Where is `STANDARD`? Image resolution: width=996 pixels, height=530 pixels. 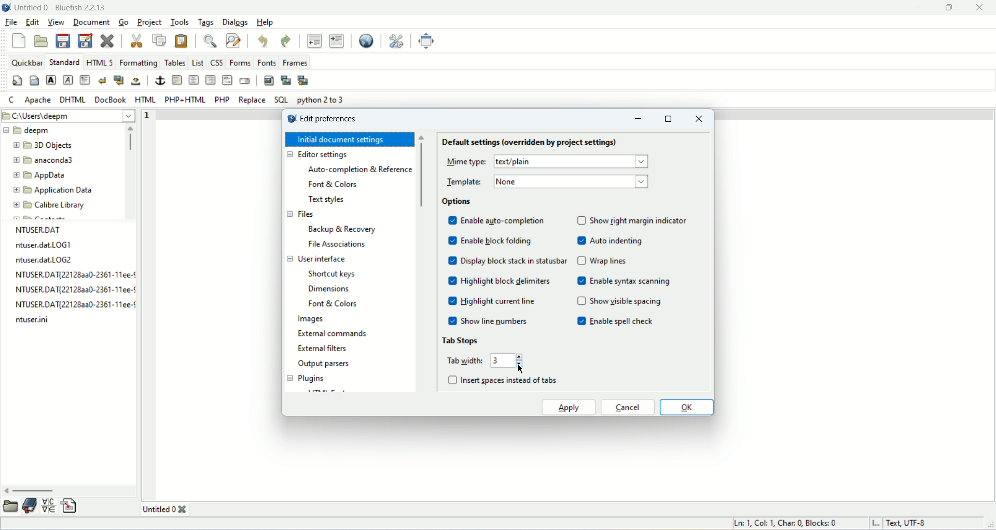 STANDARD is located at coordinates (64, 61).